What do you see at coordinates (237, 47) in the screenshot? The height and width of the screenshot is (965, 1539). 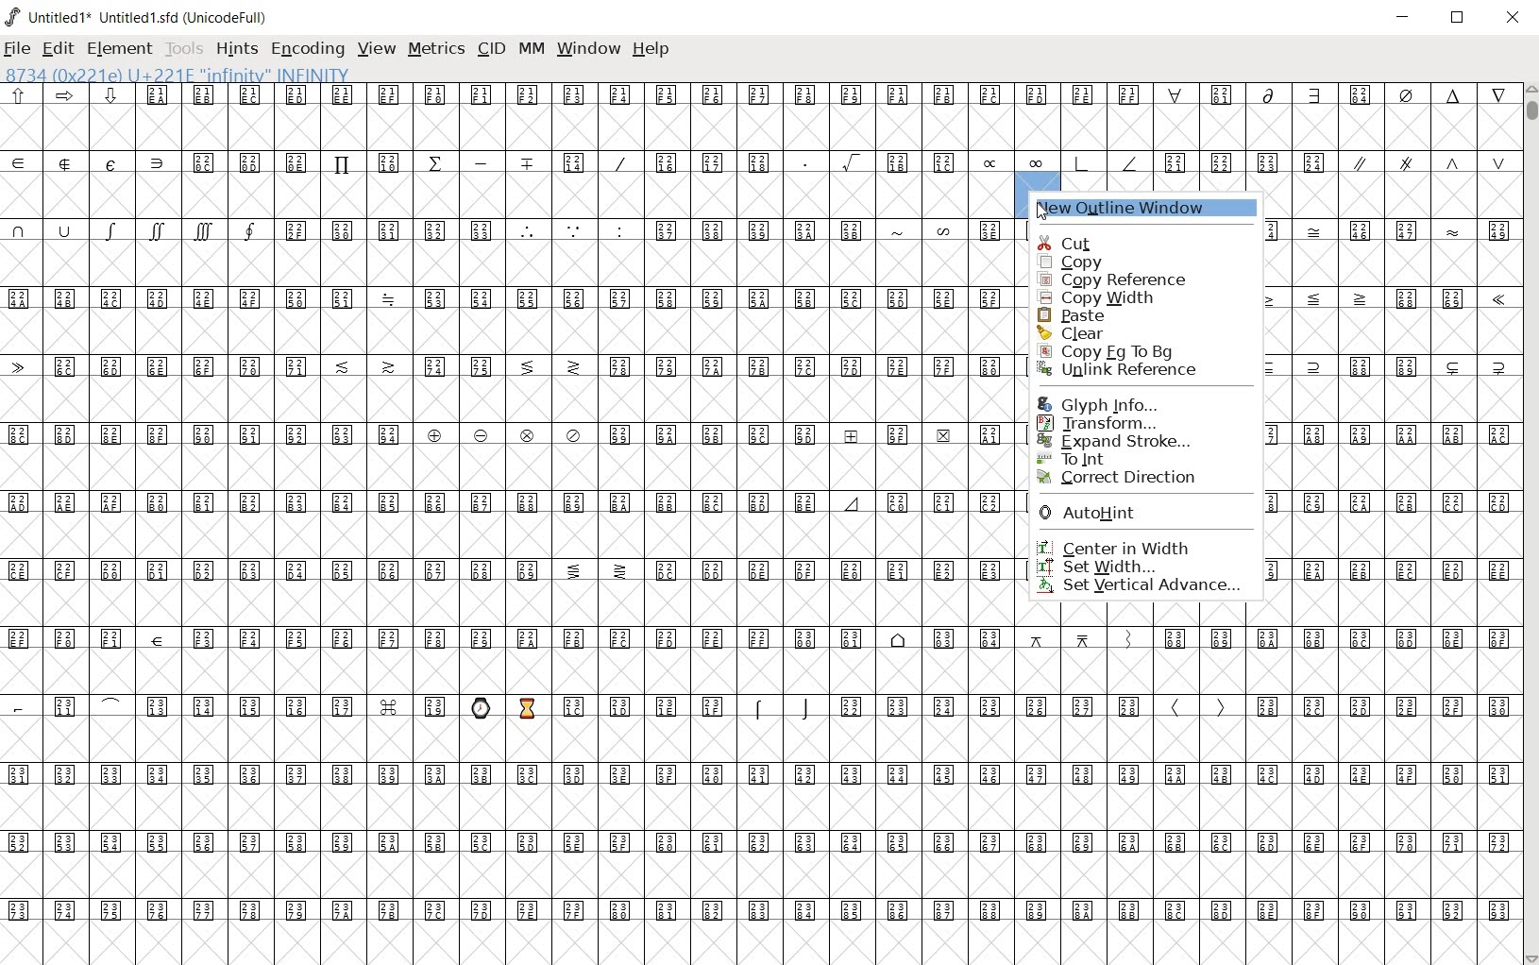 I see `hints` at bounding box center [237, 47].